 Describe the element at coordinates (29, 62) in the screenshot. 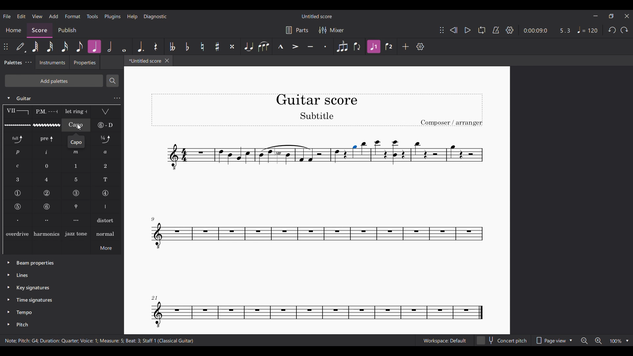

I see `Palette tab settings` at that location.